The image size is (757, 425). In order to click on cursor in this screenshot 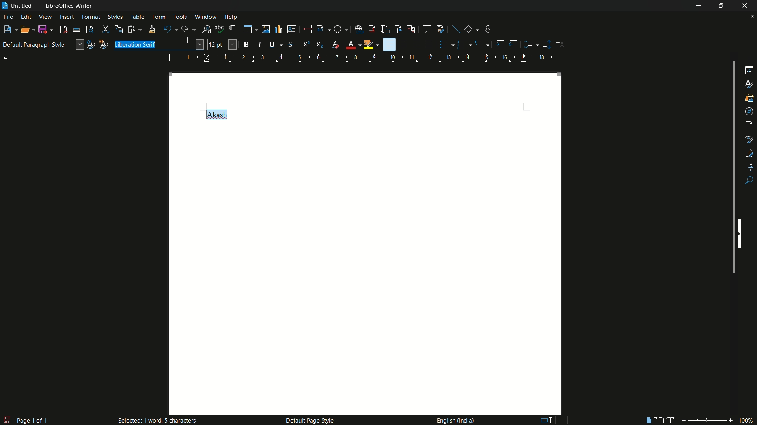, I will do `click(190, 41)`.